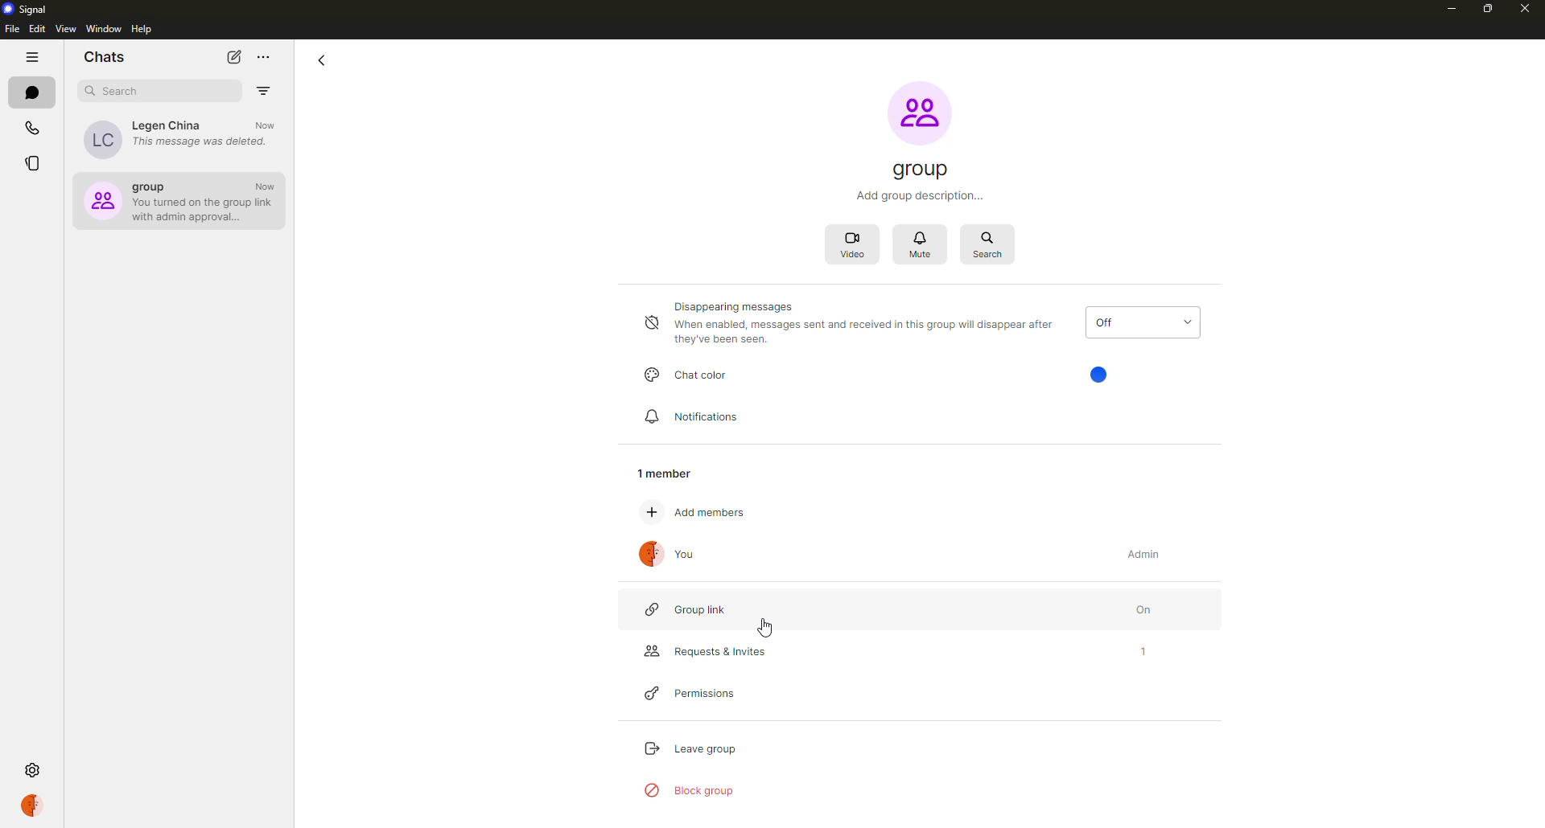 The height and width of the screenshot is (828, 1545). I want to click on leave group, so click(689, 747).